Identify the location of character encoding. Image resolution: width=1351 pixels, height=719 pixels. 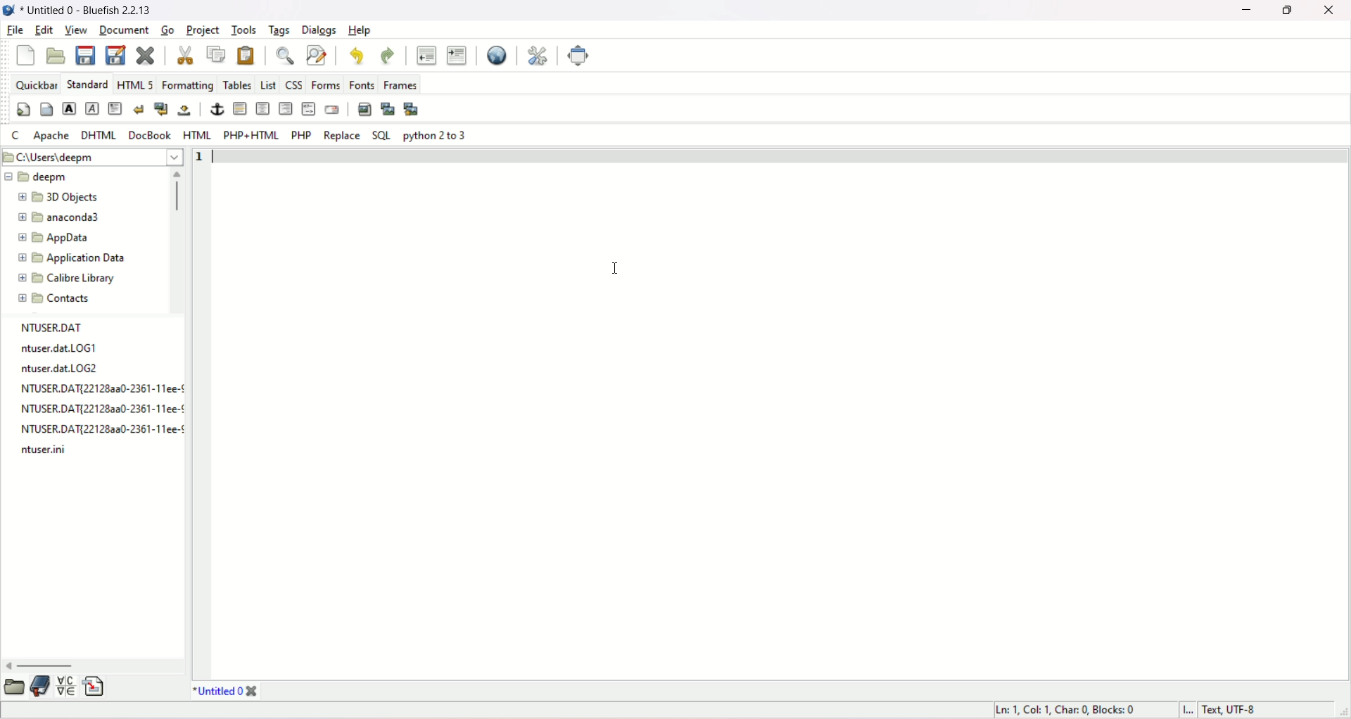
(1234, 711).